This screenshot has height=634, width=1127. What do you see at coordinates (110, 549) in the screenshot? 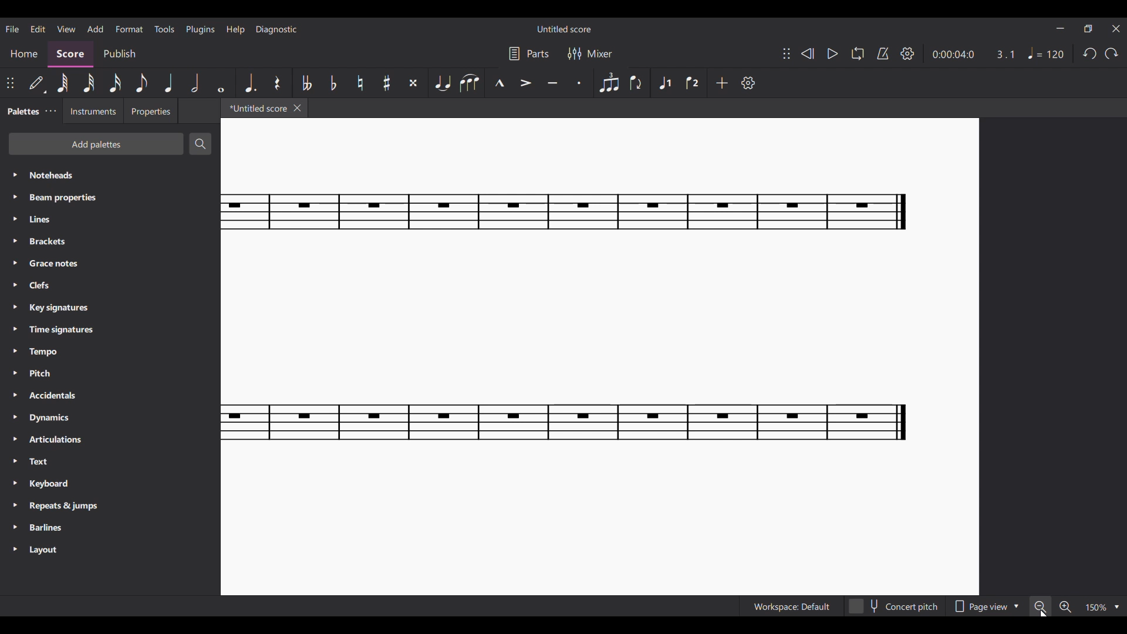
I see `Layout` at bounding box center [110, 549].